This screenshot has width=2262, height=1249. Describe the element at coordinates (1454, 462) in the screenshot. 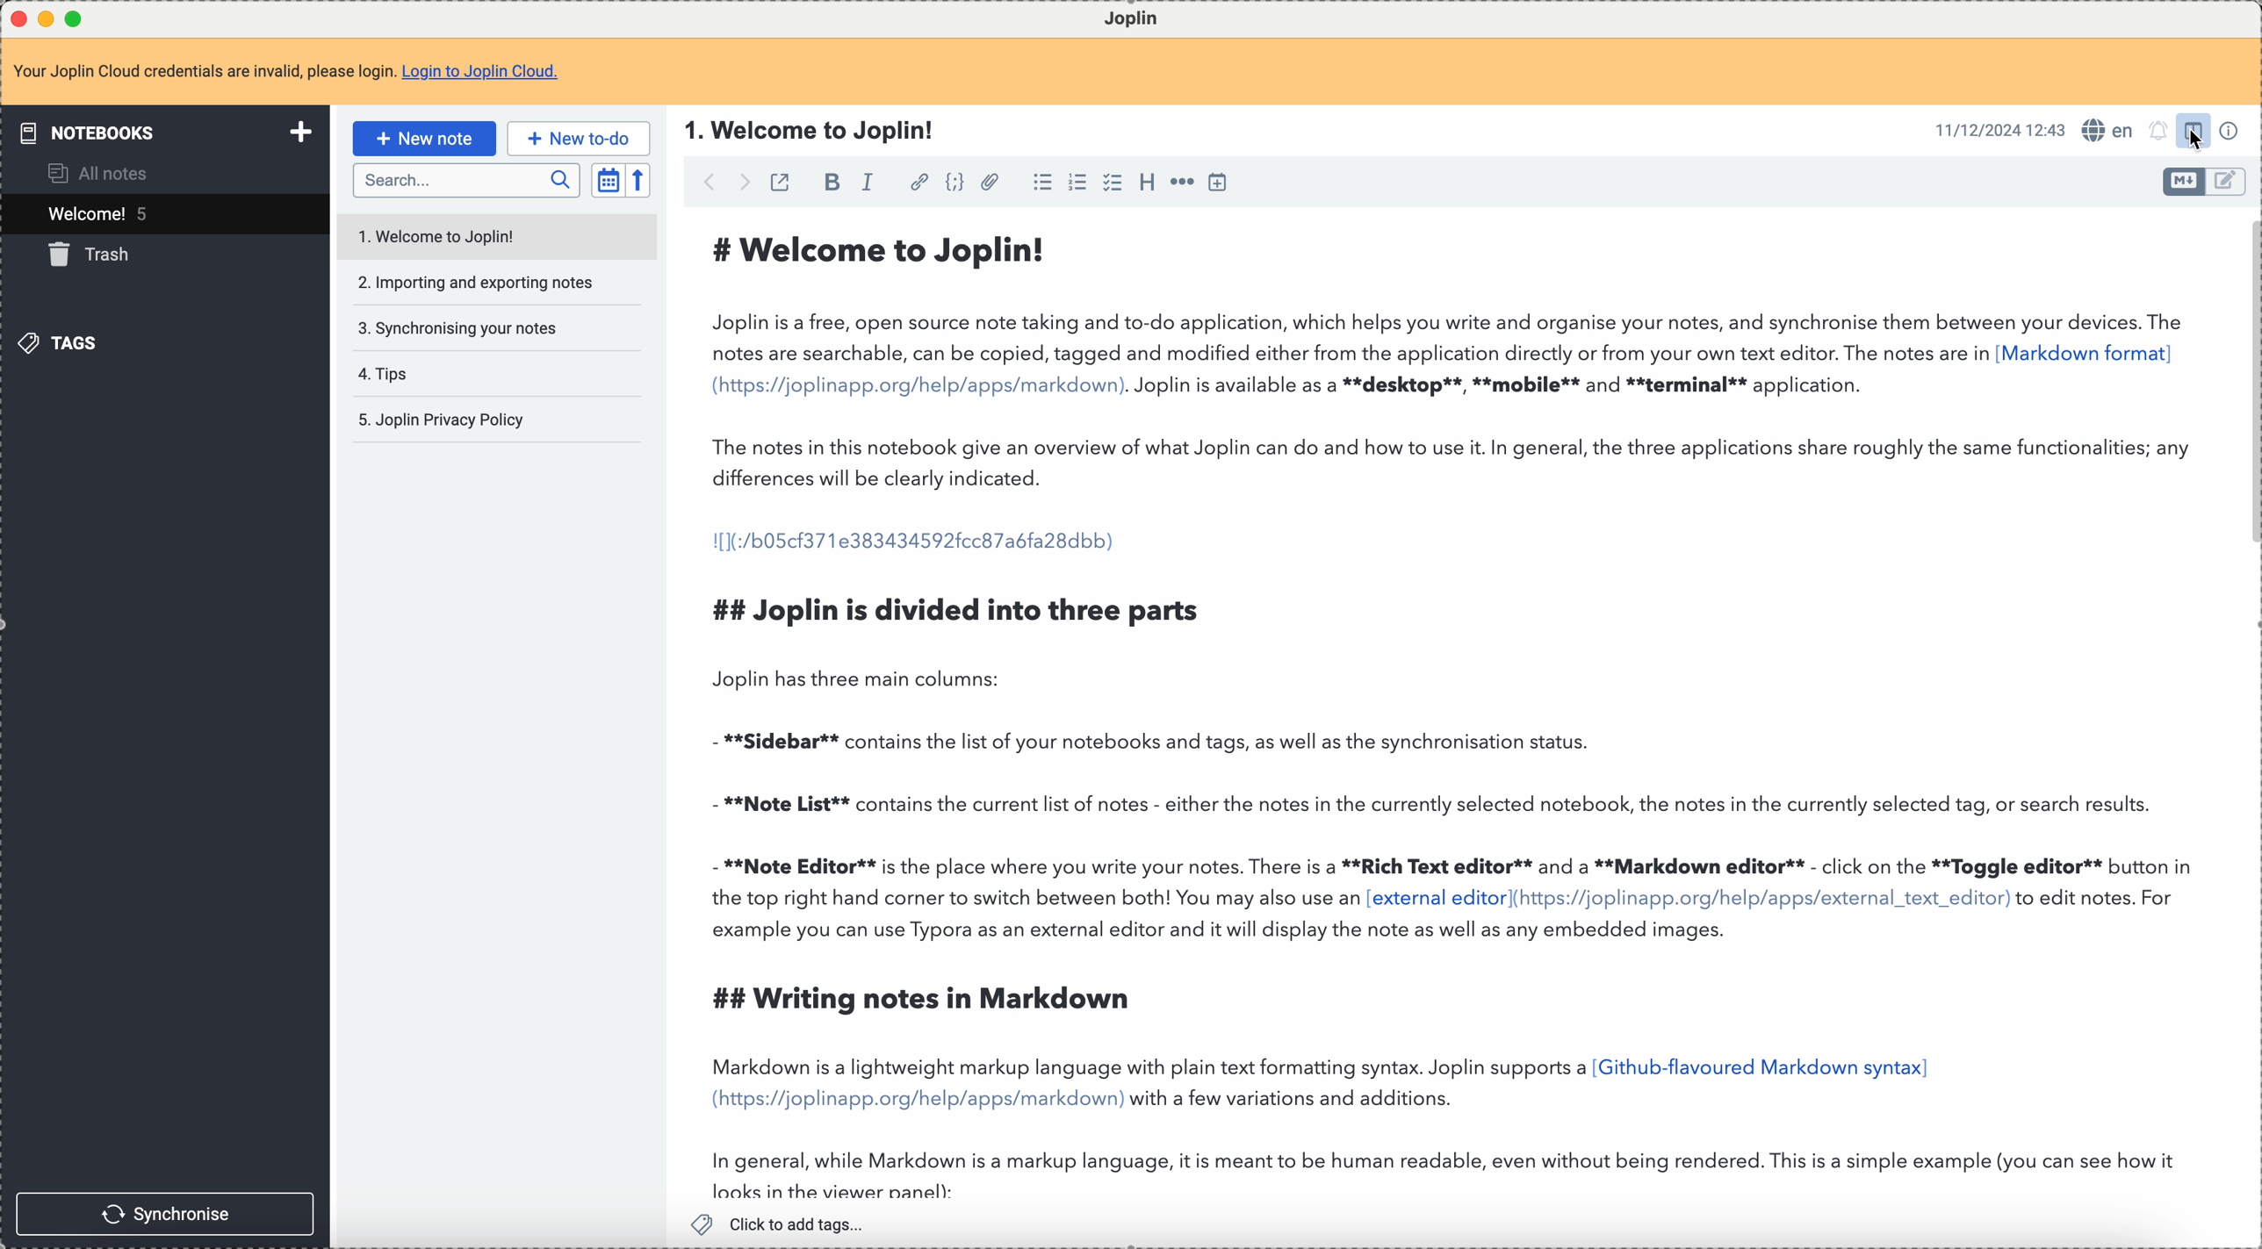

I see `The notes in this notebook give an overview of what Joplin can do and how to use it. In general, the three applications share roughly the same functionalities; any
differences will be clearly indicated.` at that location.